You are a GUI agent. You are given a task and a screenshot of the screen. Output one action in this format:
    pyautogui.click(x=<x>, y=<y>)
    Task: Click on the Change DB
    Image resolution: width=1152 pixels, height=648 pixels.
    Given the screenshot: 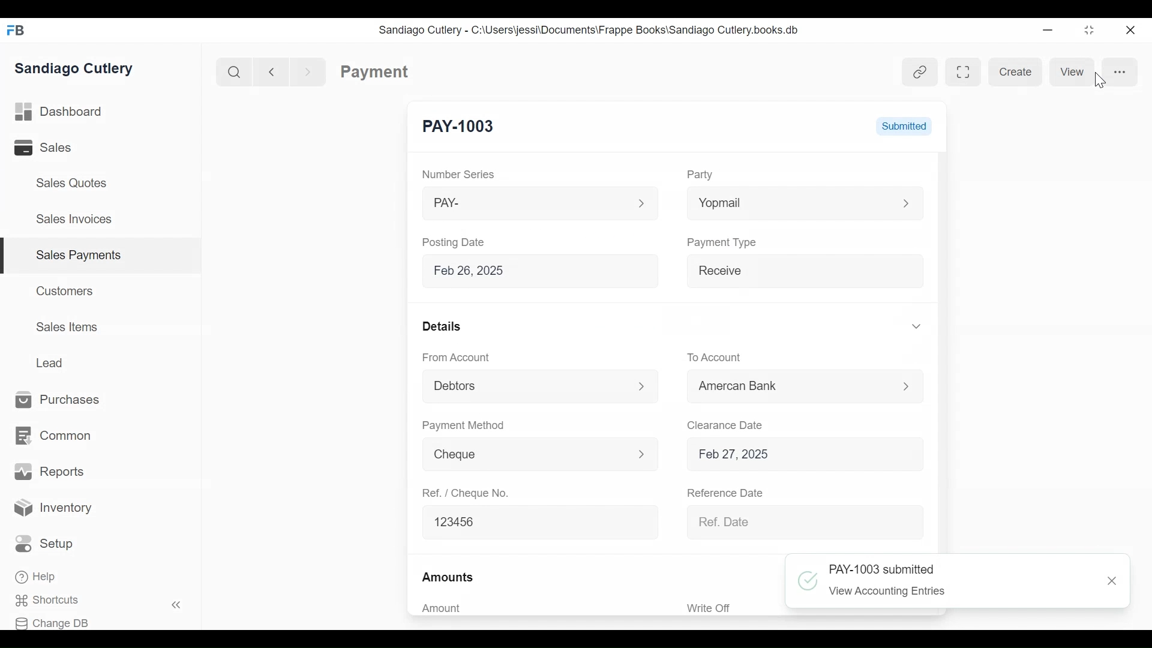 What is the action you would take?
    pyautogui.click(x=56, y=622)
    